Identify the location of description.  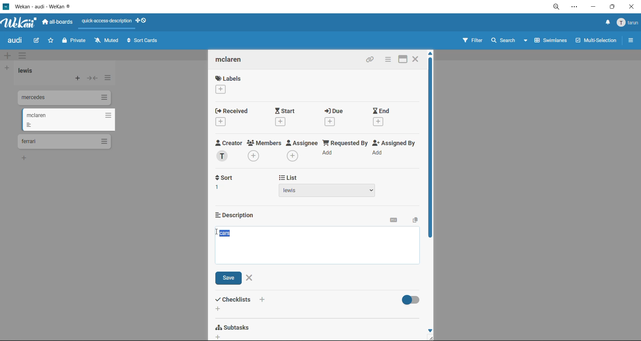
(238, 215).